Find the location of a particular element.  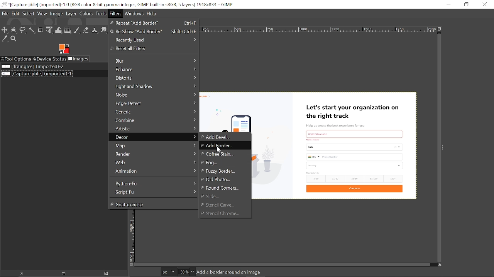

Select is located at coordinates (29, 14).